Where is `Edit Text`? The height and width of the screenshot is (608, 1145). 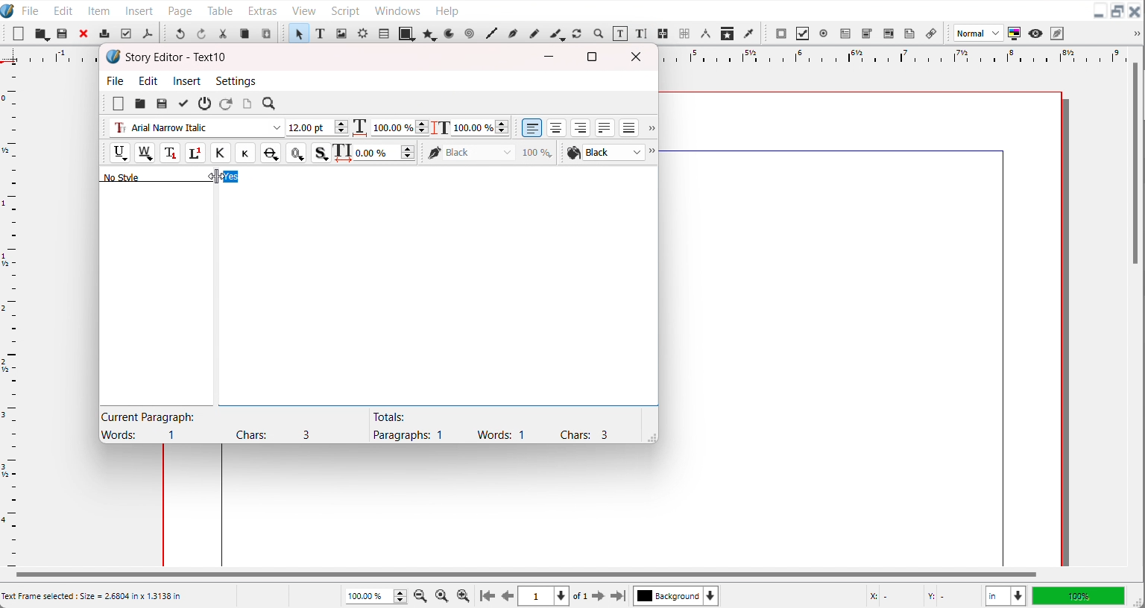 Edit Text is located at coordinates (643, 34).